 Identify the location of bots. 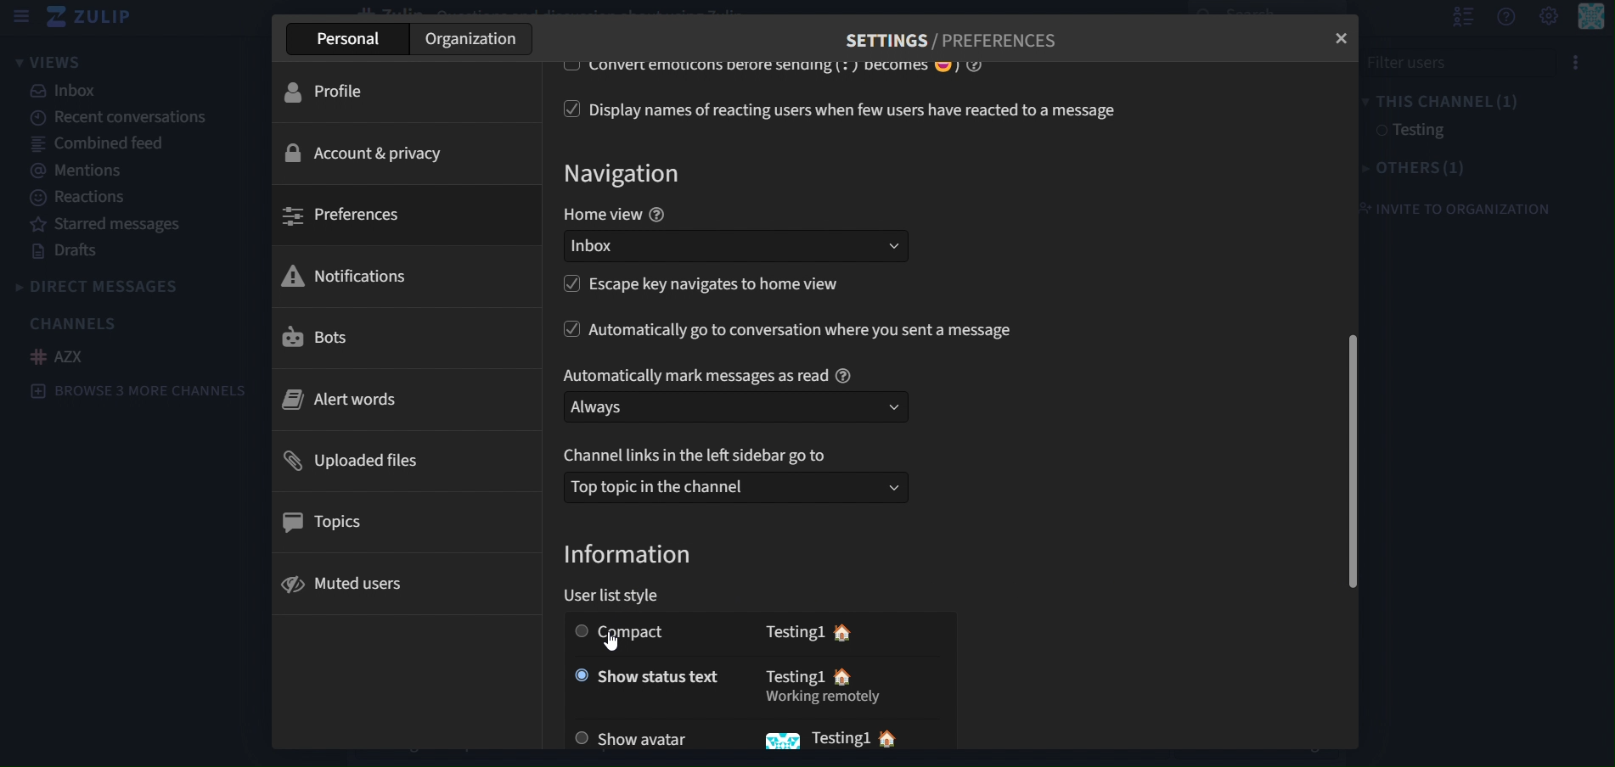
(316, 339).